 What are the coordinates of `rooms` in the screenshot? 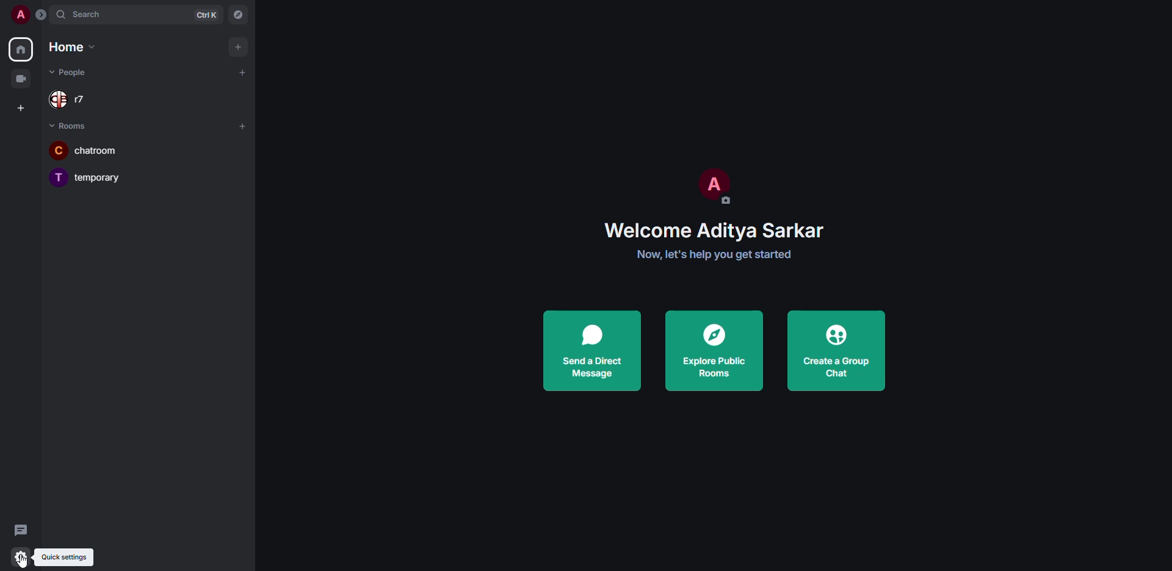 It's located at (72, 126).